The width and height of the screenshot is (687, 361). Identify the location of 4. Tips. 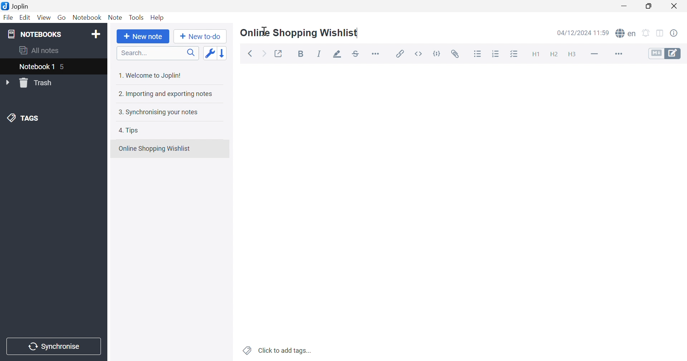
(130, 130).